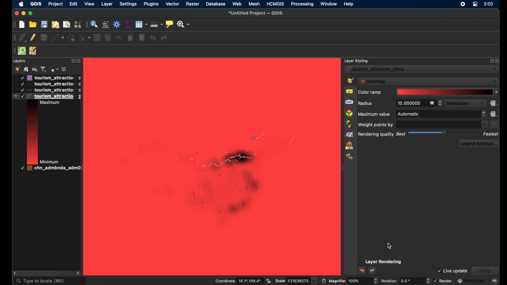 The image size is (507, 285). Describe the element at coordinates (45, 24) in the screenshot. I see `save project` at that location.